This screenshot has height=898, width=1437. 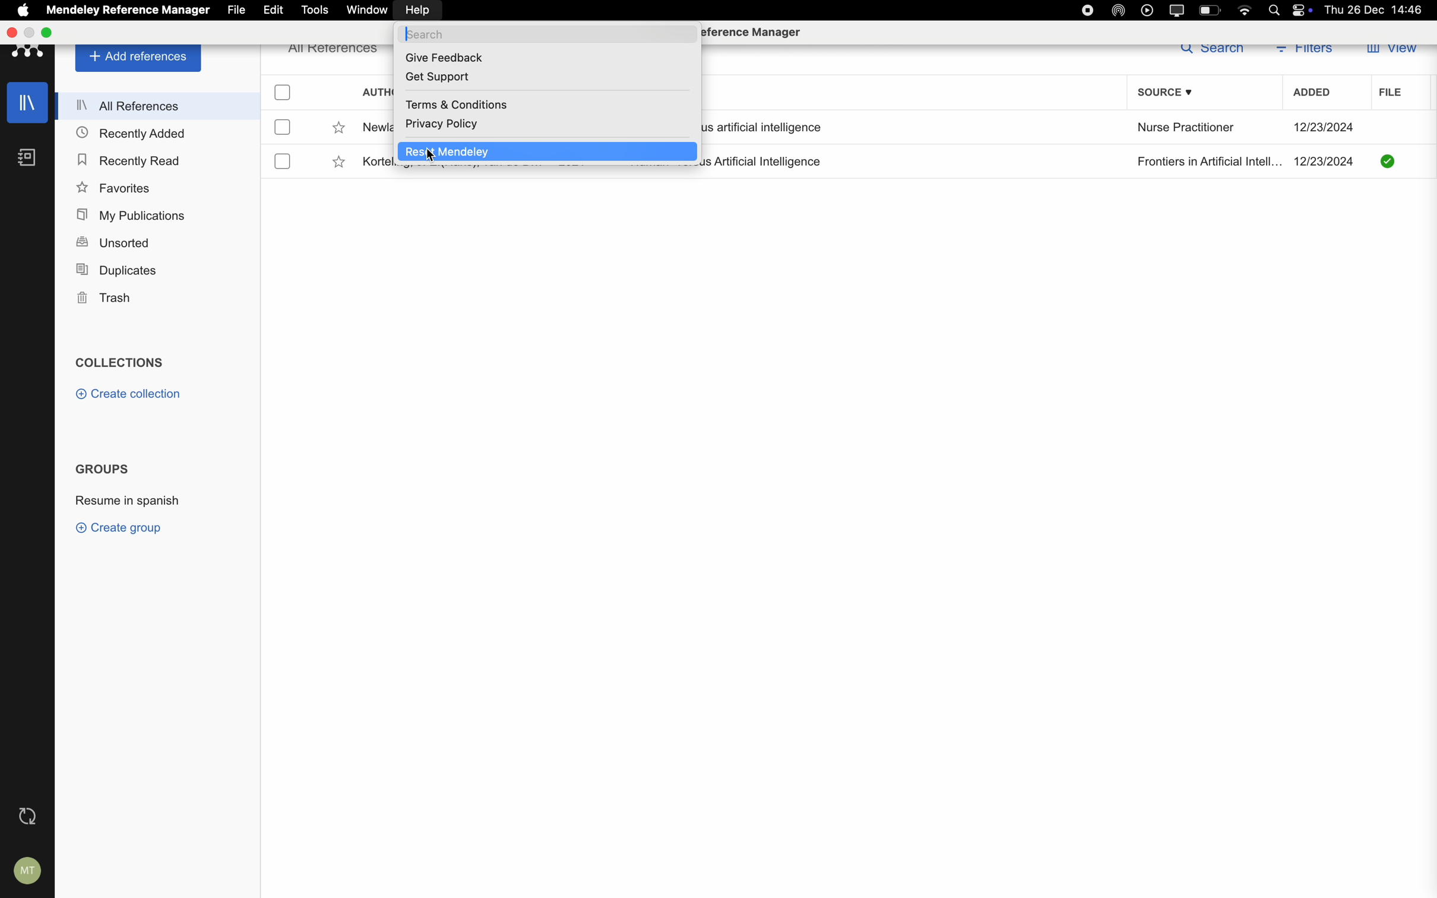 I want to click on click on help, so click(x=420, y=10).